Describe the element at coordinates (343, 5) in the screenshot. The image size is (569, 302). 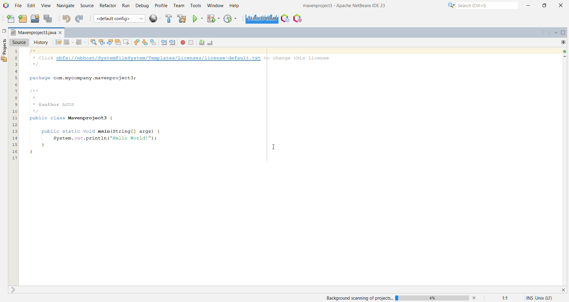
I see `New Project Name - Application Name and Version` at that location.